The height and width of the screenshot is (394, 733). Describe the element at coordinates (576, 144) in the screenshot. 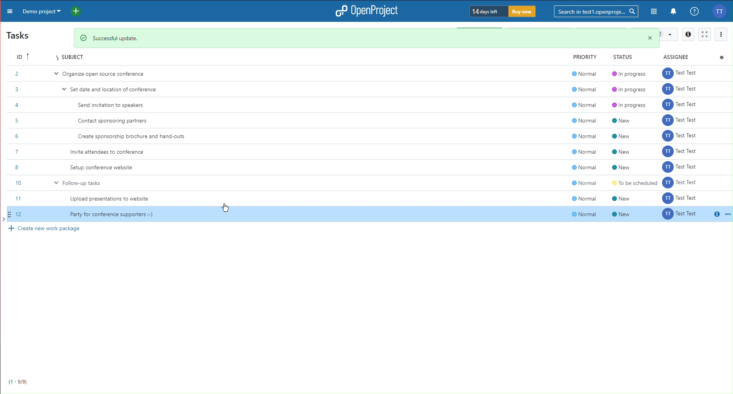

I see `normal` at that location.